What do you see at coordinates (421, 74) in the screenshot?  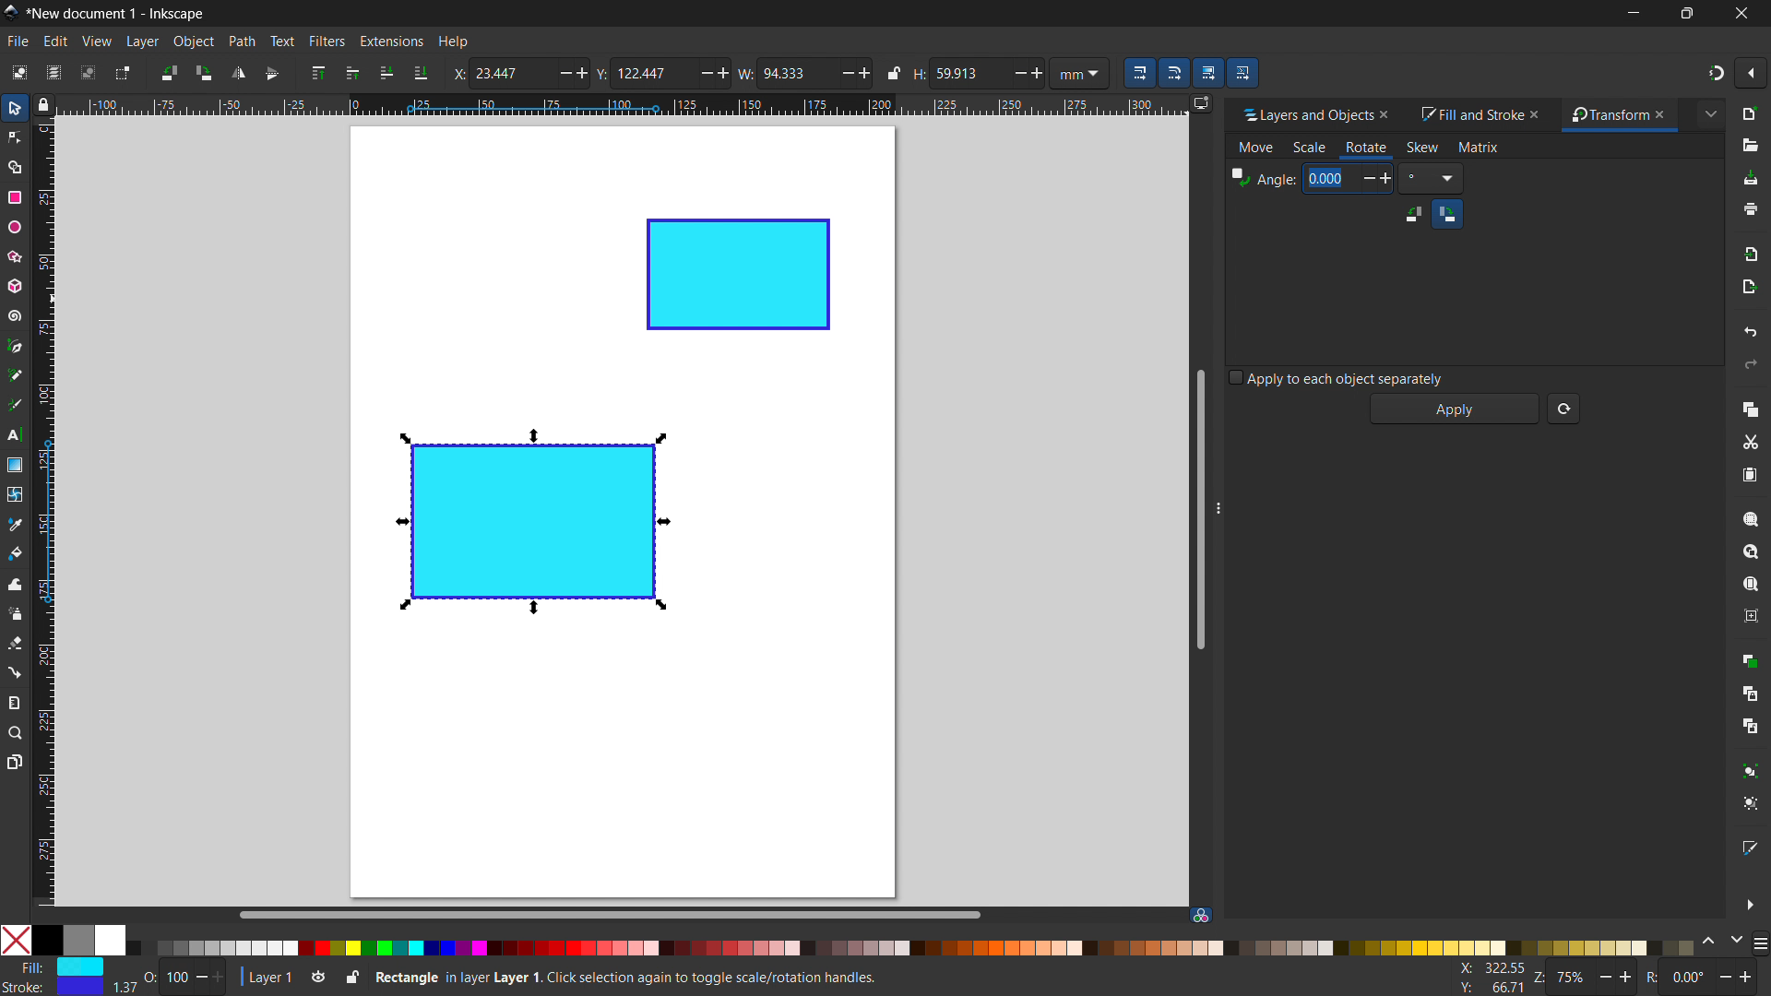 I see `lower to bottom` at bounding box center [421, 74].